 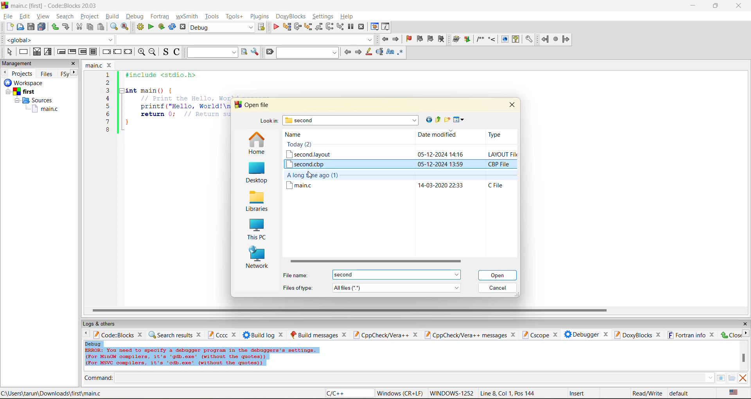 What do you see at coordinates (720, 378) in the screenshot?
I see `tables` at bounding box center [720, 378].